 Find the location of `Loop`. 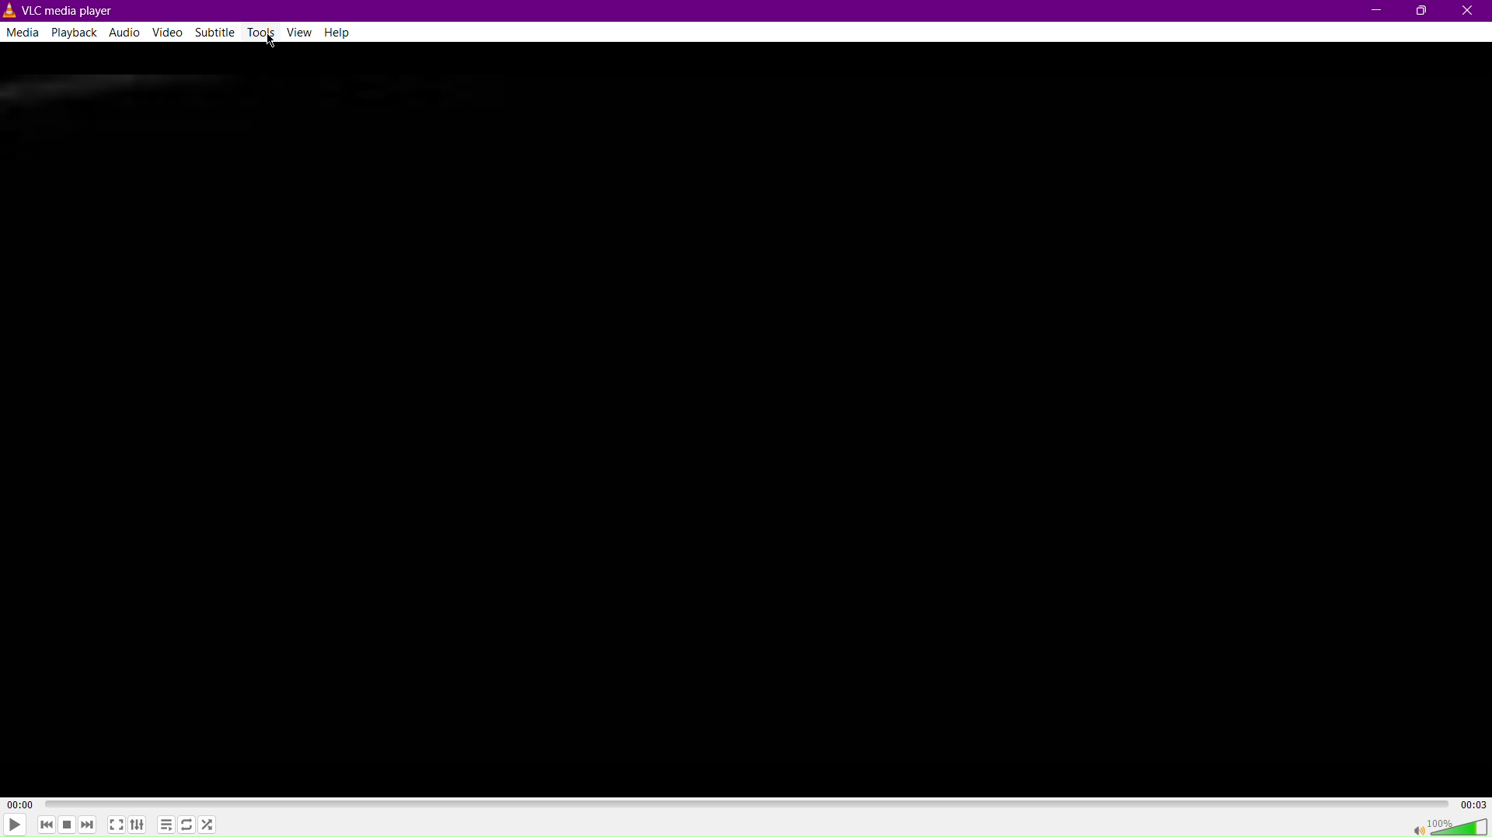

Loop is located at coordinates (189, 824).